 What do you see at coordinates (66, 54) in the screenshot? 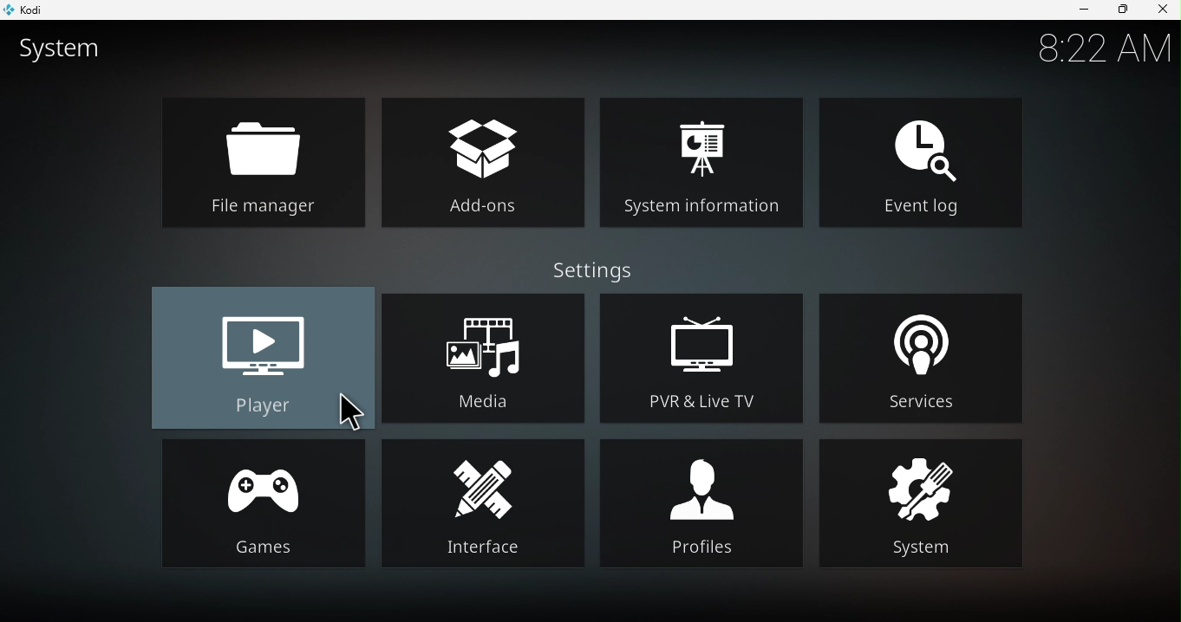
I see `System` at bounding box center [66, 54].